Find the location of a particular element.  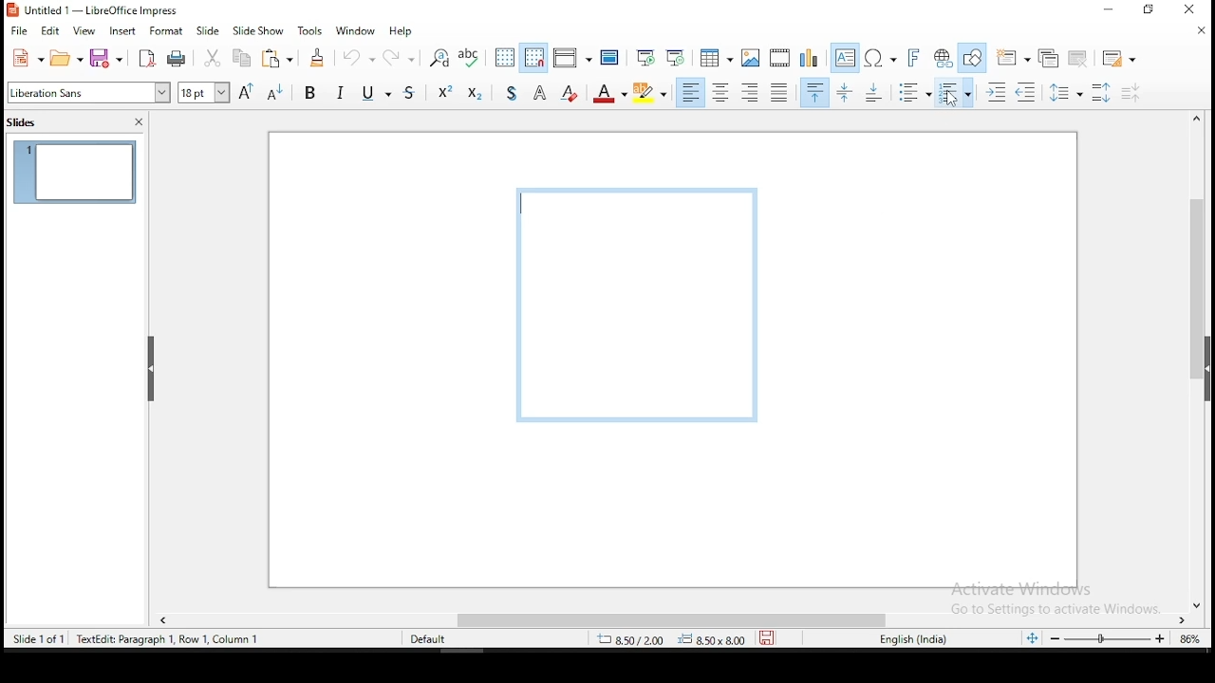

cut is located at coordinates (213, 58).